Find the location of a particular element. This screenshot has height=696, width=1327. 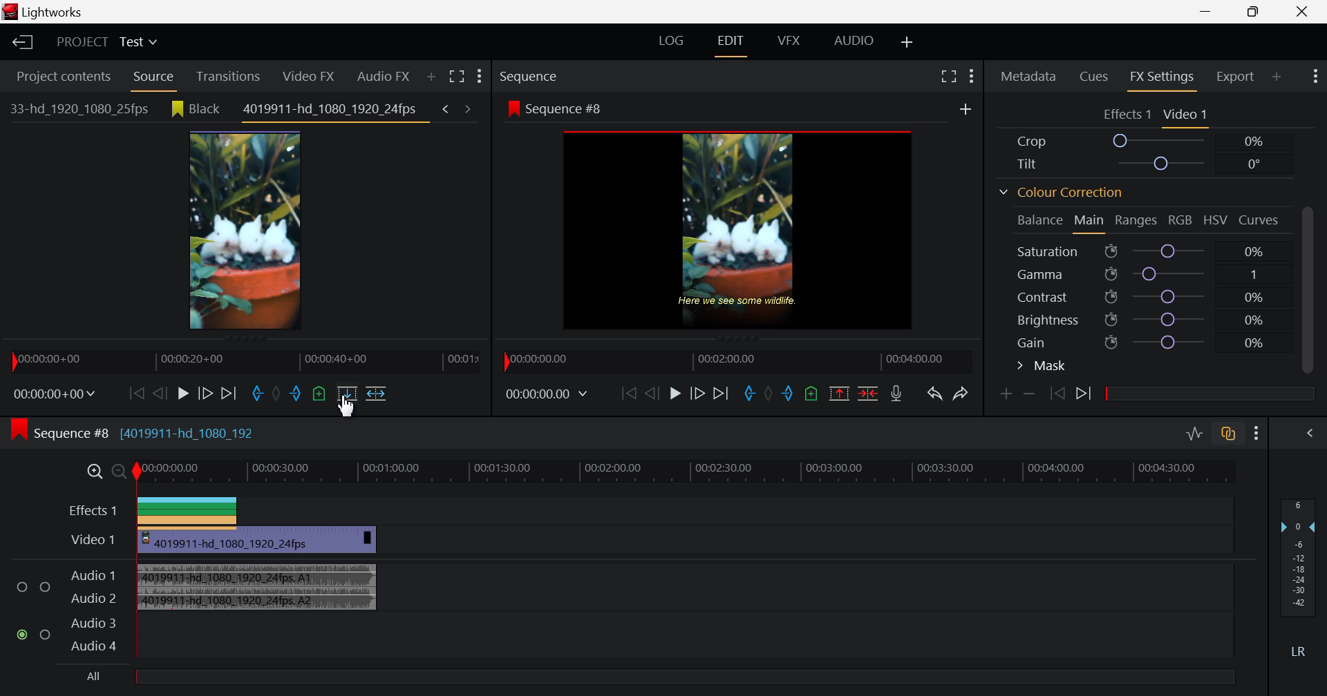

Show Settings is located at coordinates (975, 72).